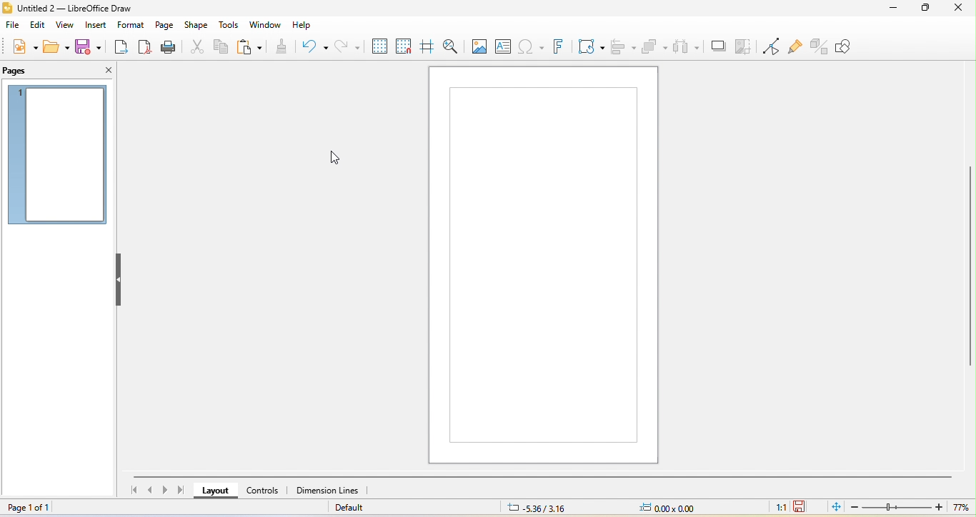  What do you see at coordinates (854, 46) in the screenshot?
I see `show draw function` at bounding box center [854, 46].